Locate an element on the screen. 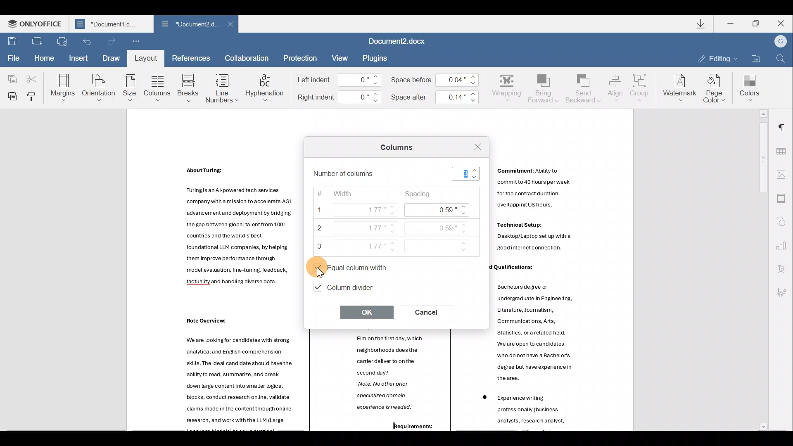 This screenshot has height=446, width=793. Copy style is located at coordinates (33, 95).